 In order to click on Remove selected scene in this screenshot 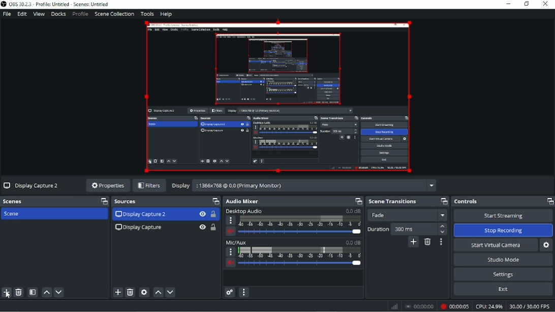, I will do `click(19, 292)`.